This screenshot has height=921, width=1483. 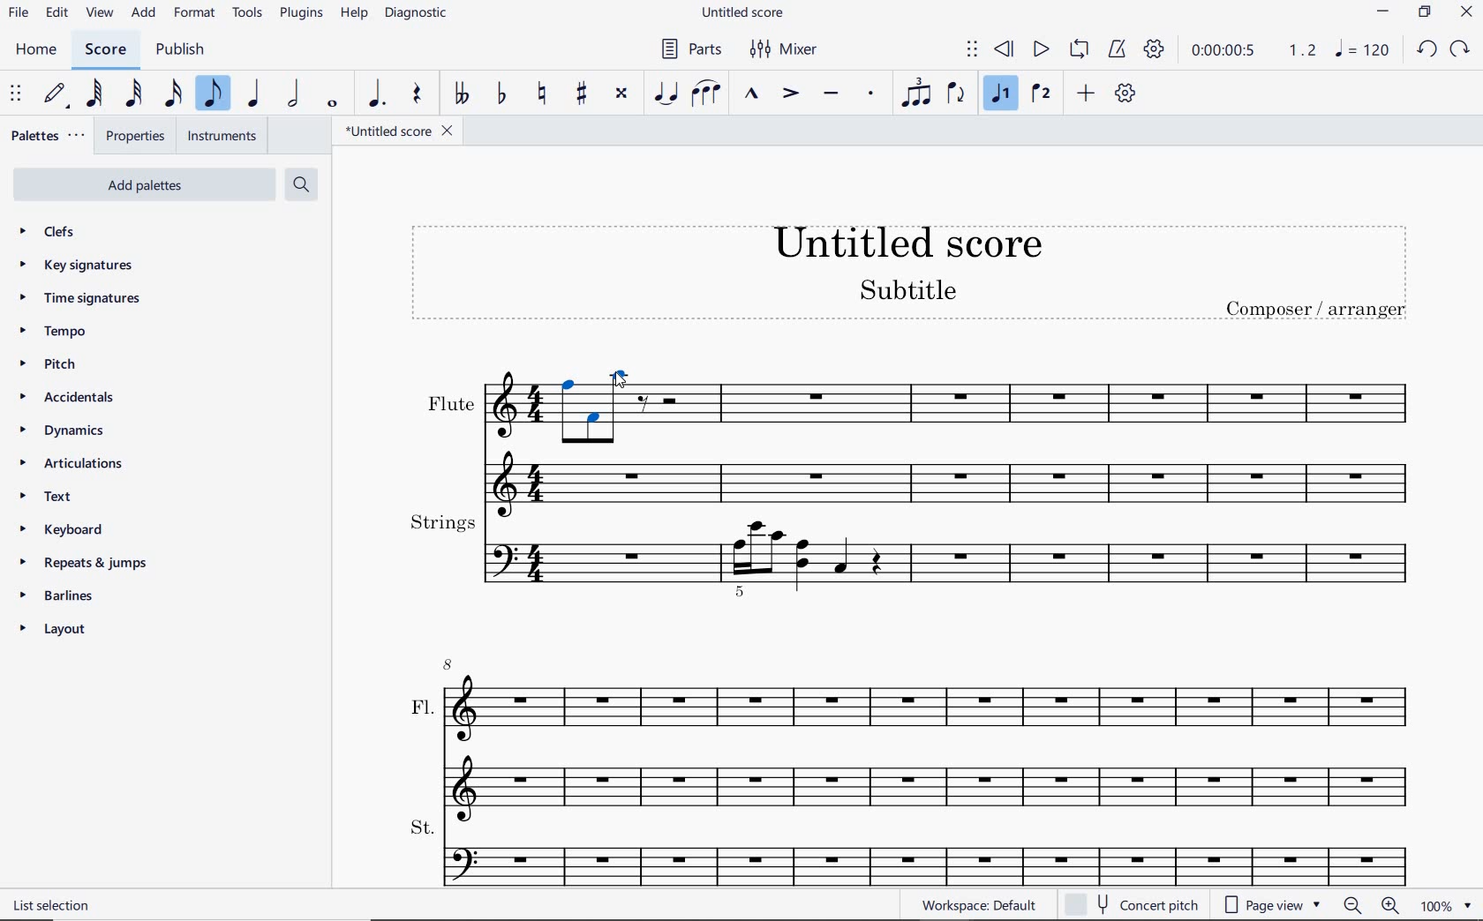 What do you see at coordinates (333, 104) in the screenshot?
I see `WHOLE NOTE` at bounding box center [333, 104].